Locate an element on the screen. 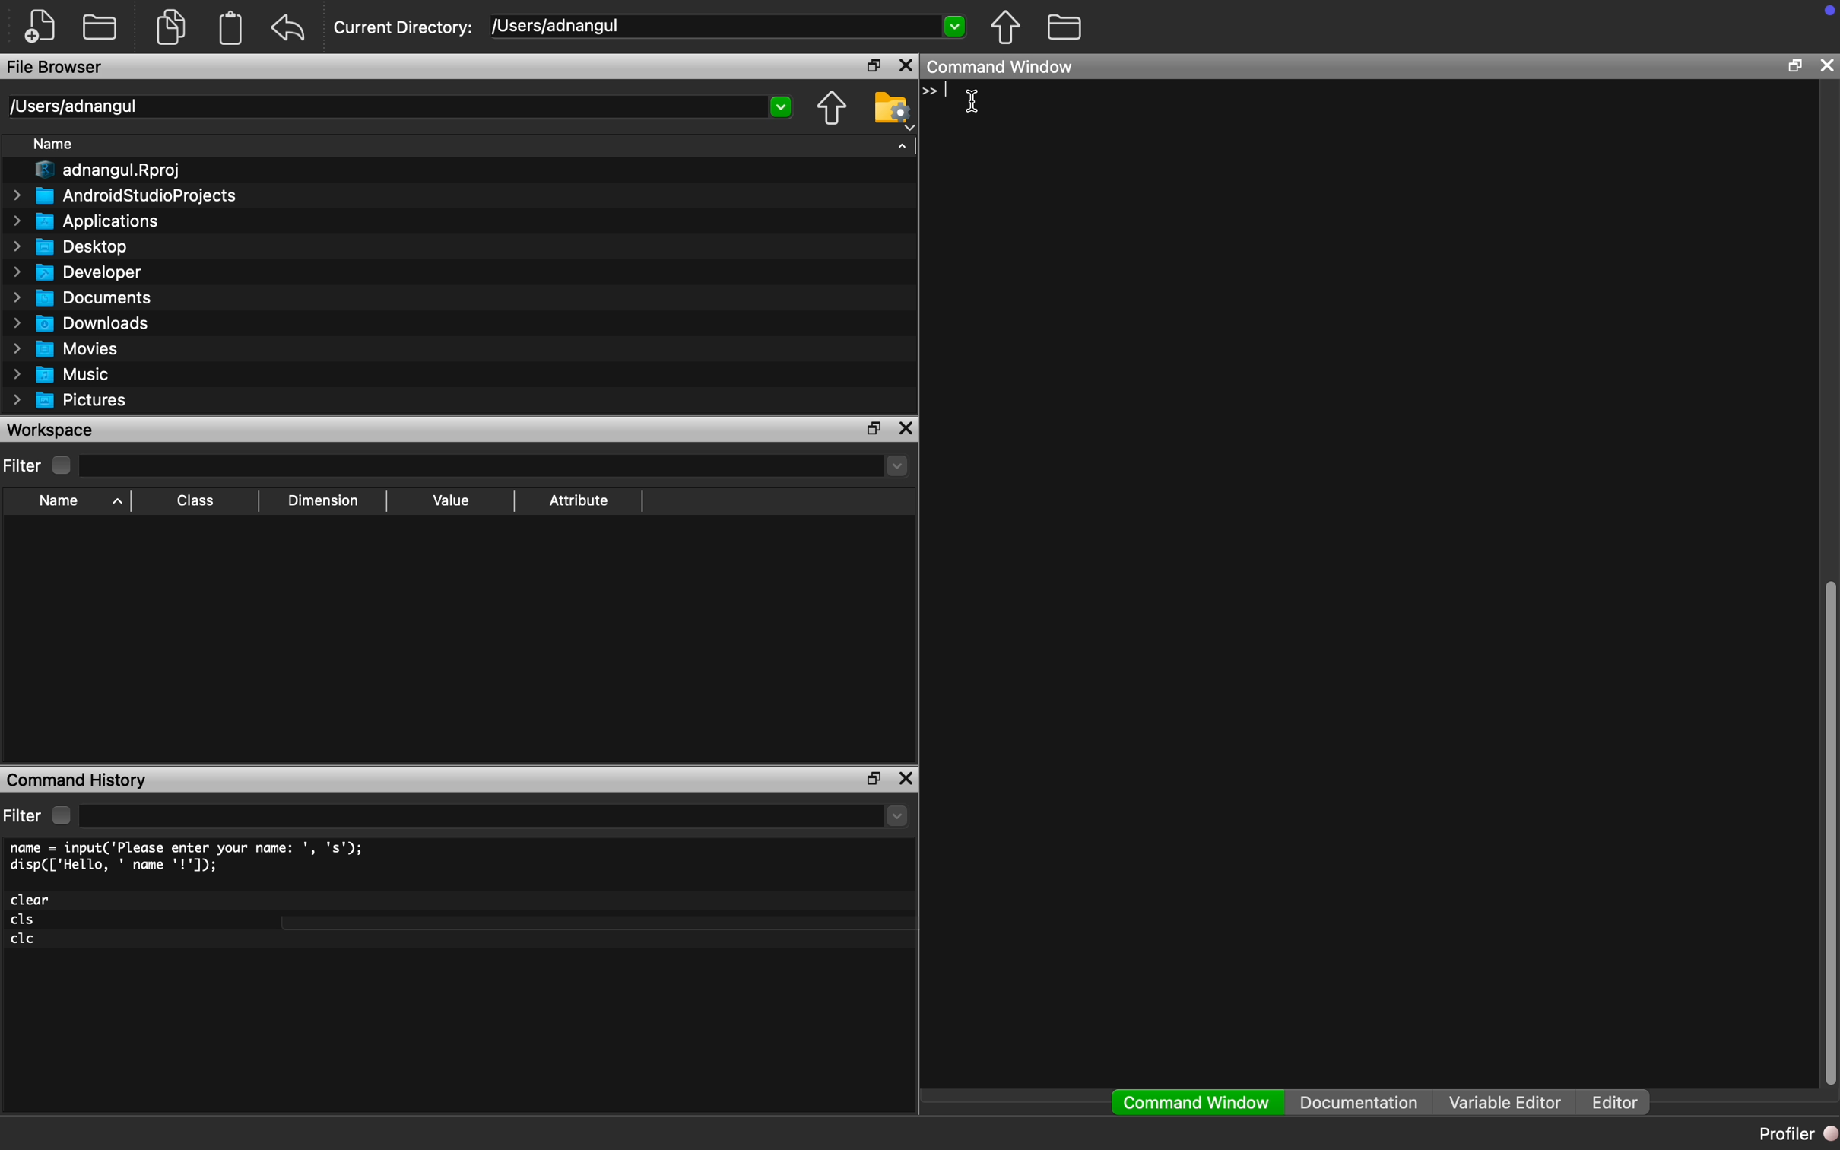  dropdown is located at coordinates (782, 107).